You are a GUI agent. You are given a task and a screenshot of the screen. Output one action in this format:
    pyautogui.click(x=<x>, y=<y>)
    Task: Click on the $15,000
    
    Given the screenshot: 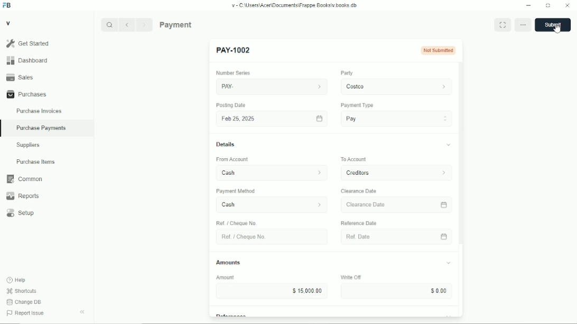 What is the action you would take?
    pyautogui.click(x=272, y=290)
    